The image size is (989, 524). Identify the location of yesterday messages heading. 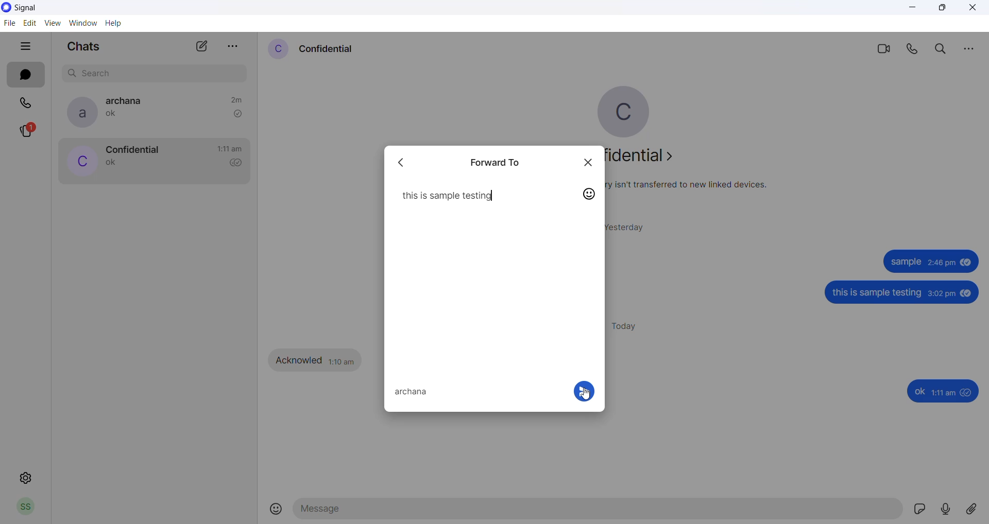
(631, 224).